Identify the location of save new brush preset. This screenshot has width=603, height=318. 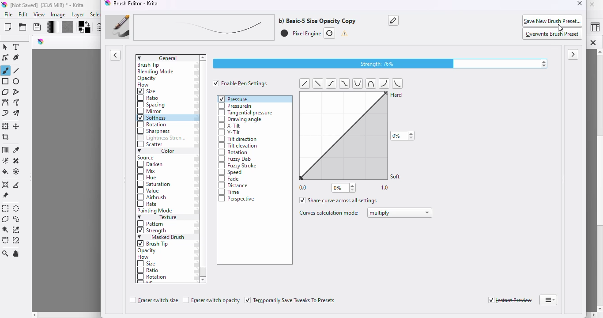
(553, 20).